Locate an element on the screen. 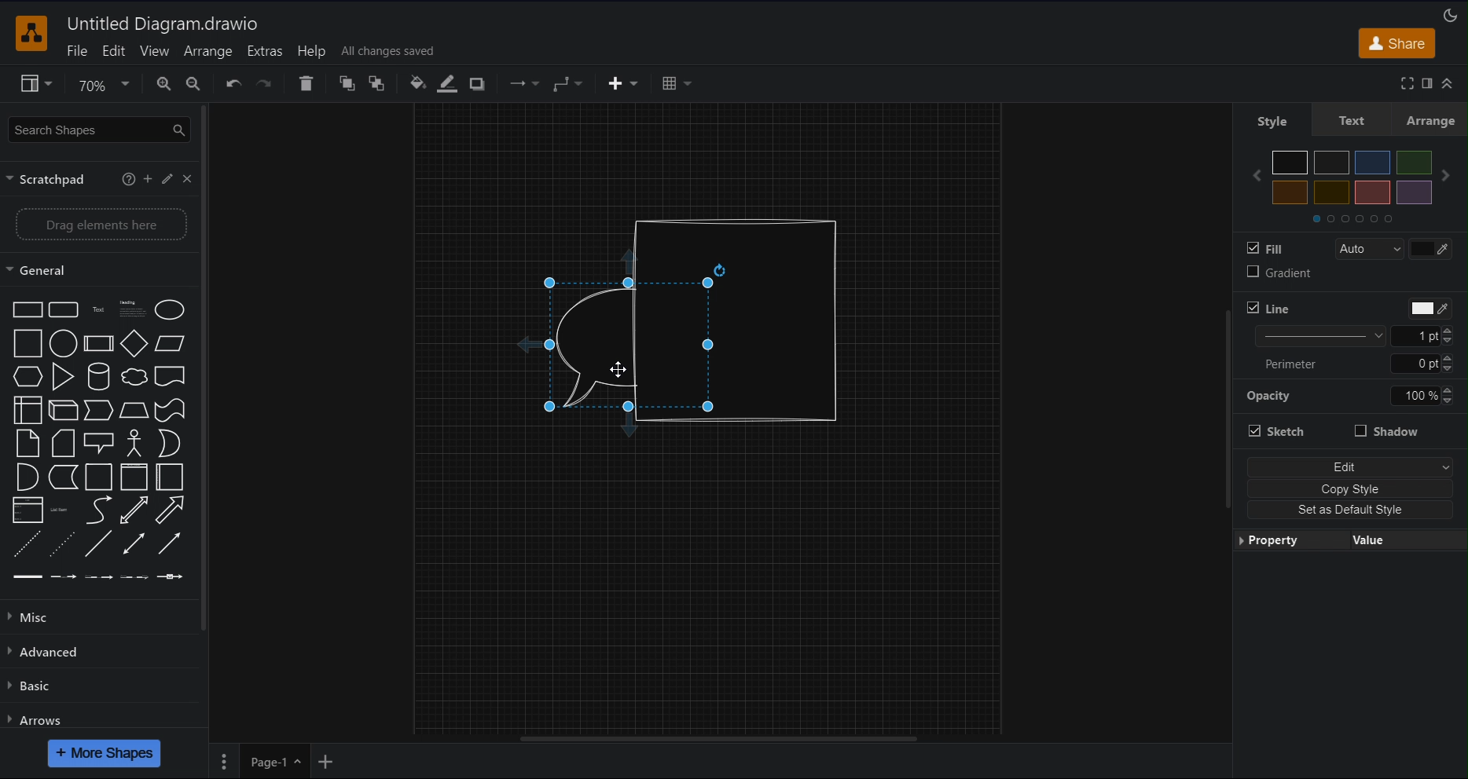 Image resolution: width=1468 pixels, height=779 pixels. Increase/Decrease line thickness is located at coordinates (1448, 364).